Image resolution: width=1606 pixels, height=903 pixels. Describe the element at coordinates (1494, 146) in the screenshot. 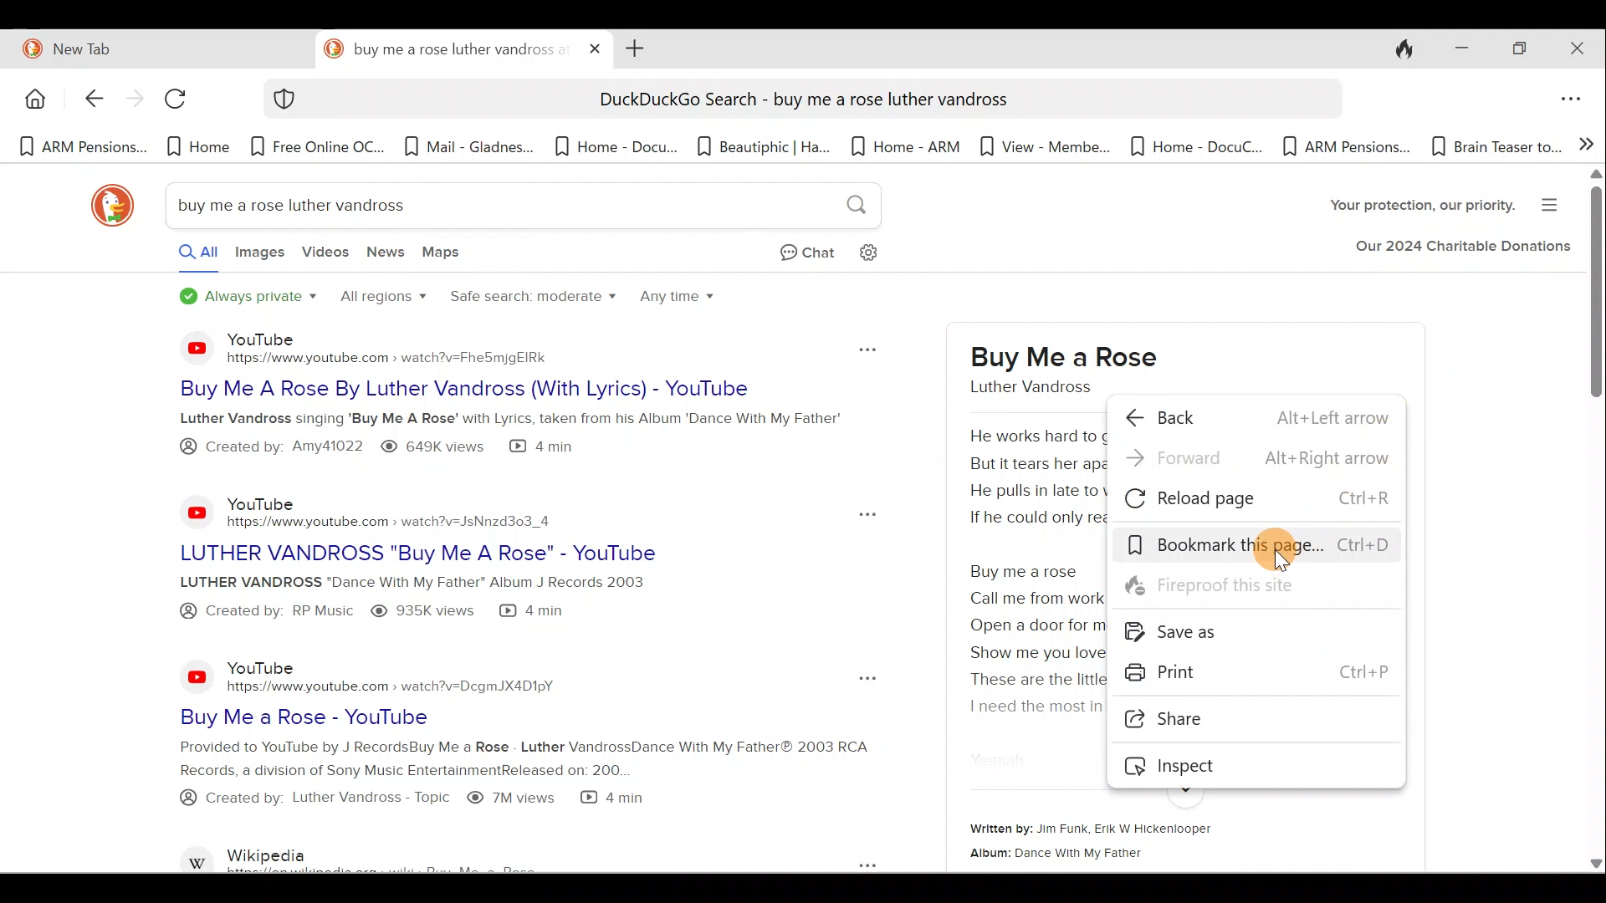

I see `Bookmark 11` at that location.